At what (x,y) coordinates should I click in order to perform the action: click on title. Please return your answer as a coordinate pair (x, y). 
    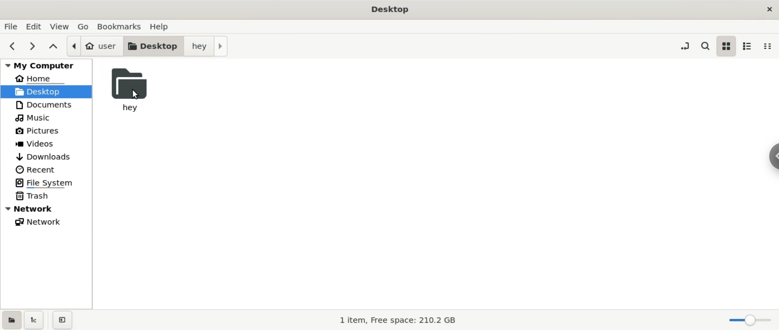
    Looking at the image, I should click on (388, 11).